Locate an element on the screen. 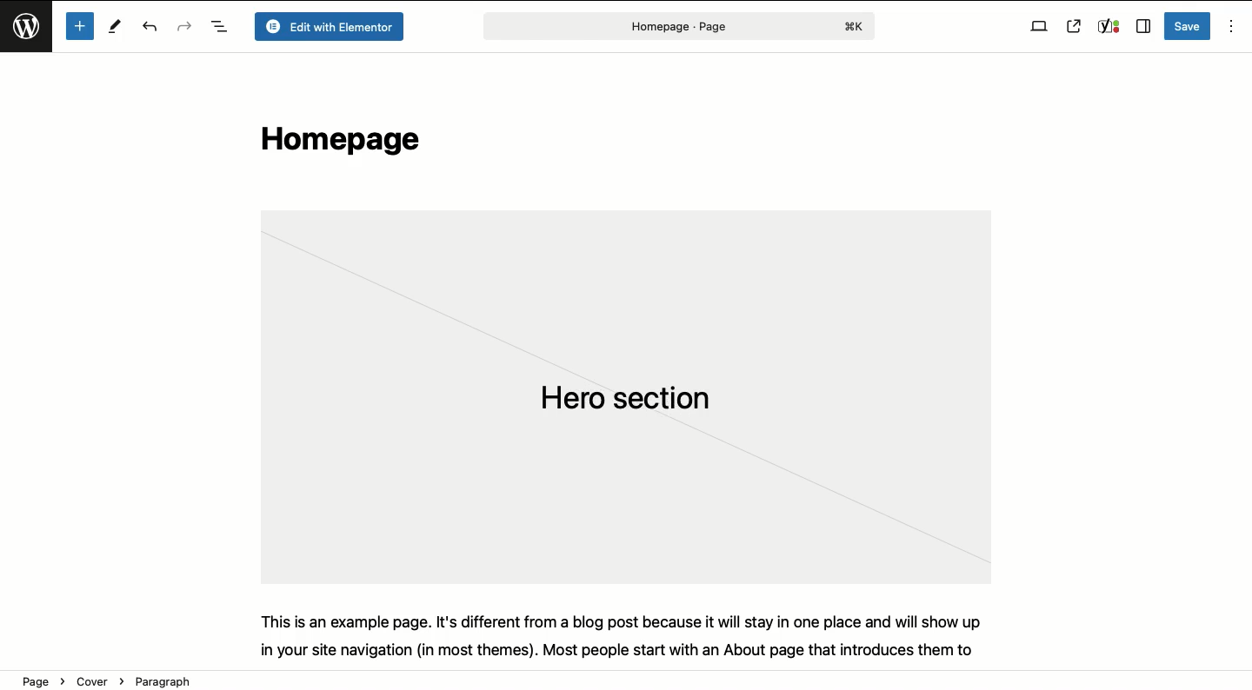 The image size is (1252, 690). Document overview is located at coordinates (219, 28).